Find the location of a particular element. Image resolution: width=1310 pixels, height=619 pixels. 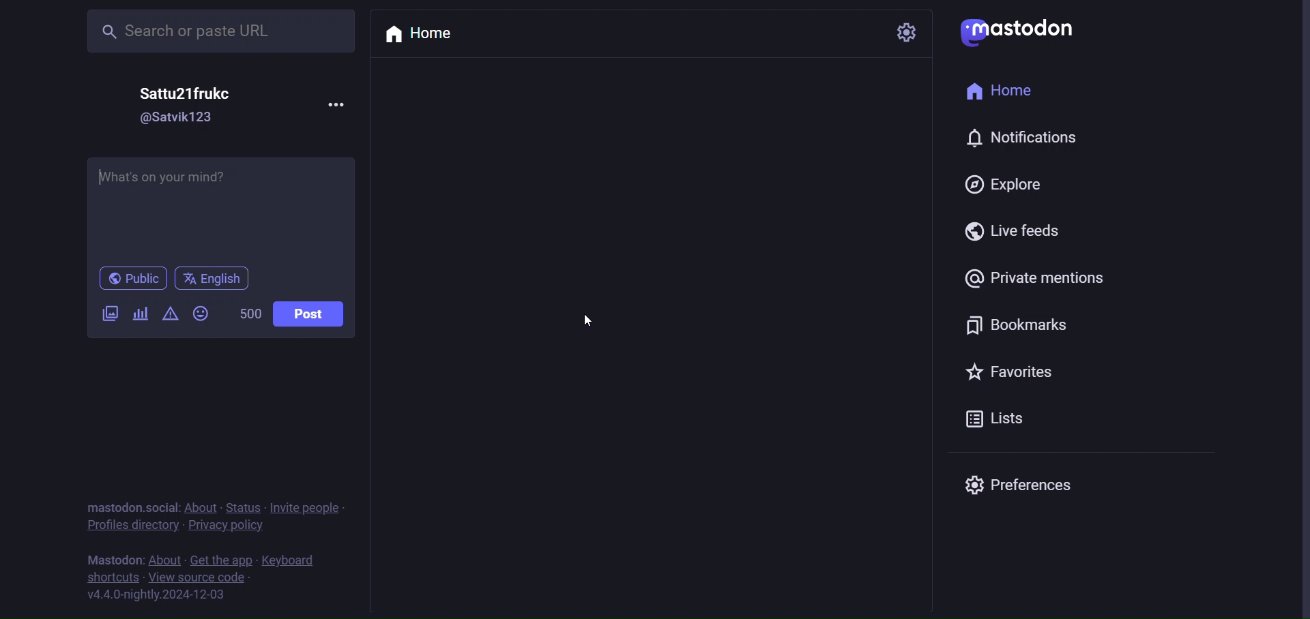

mastodon is located at coordinates (113, 559).